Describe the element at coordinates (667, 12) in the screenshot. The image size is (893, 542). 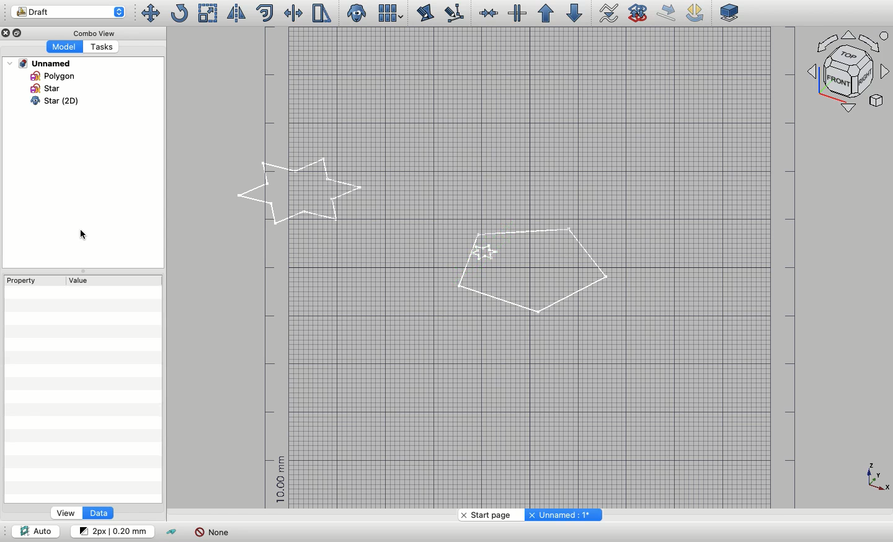
I see `Draft move` at that location.